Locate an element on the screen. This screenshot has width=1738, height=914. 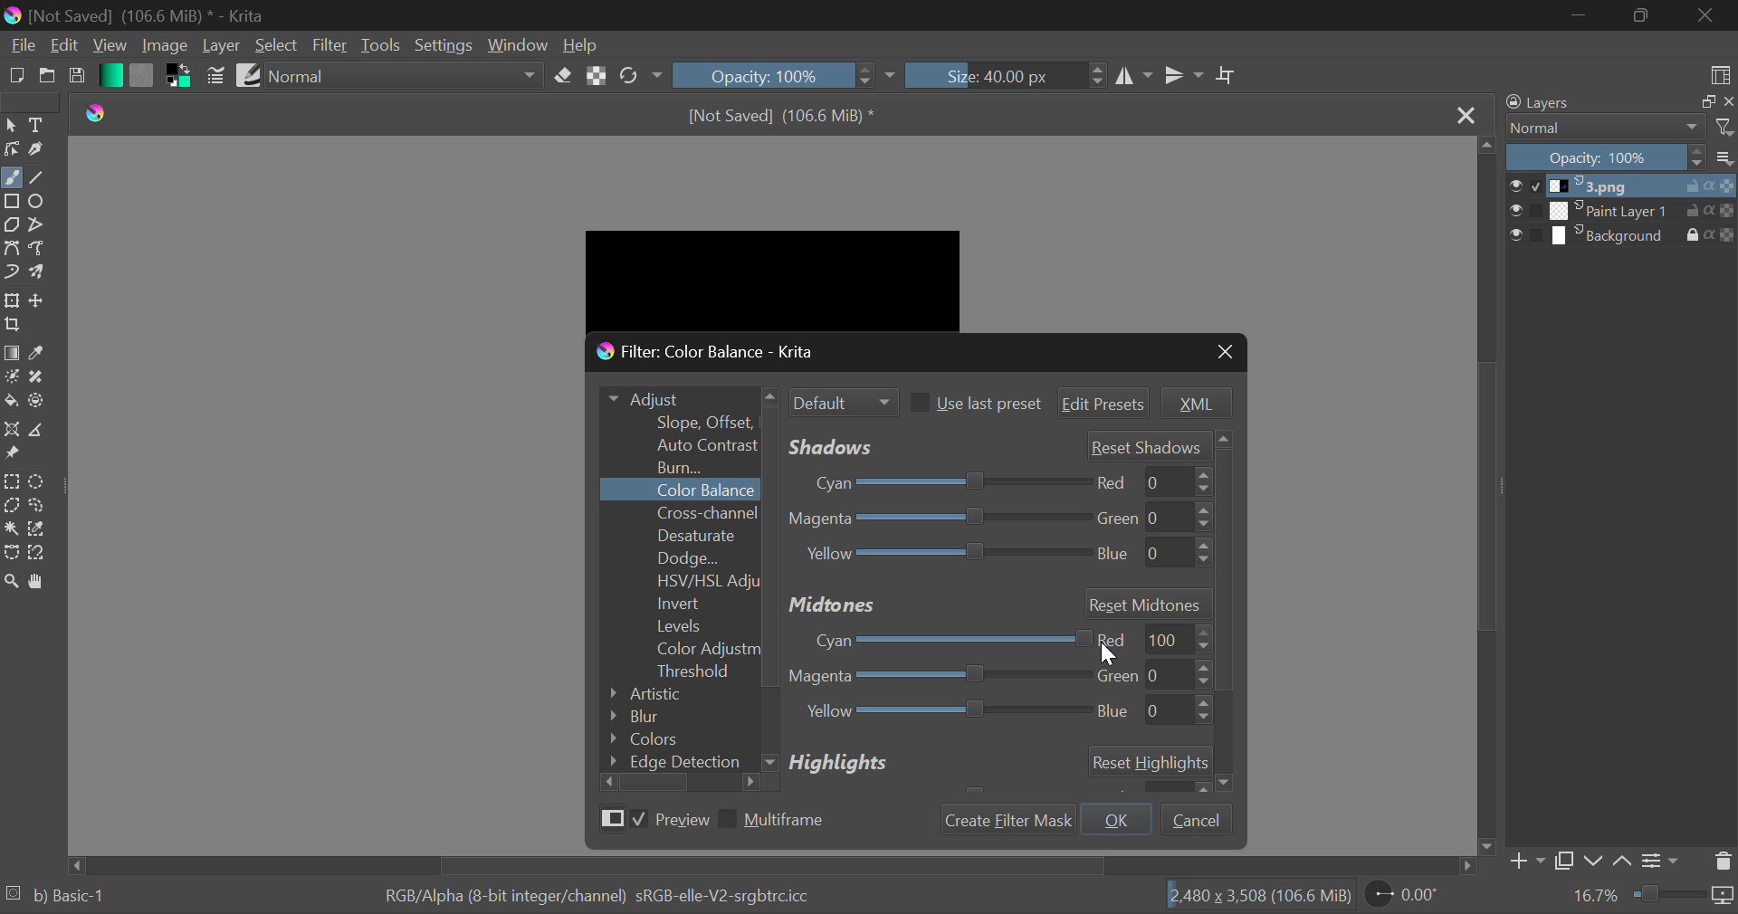
Freehand Path Tool is located at coordinates (42, 250).